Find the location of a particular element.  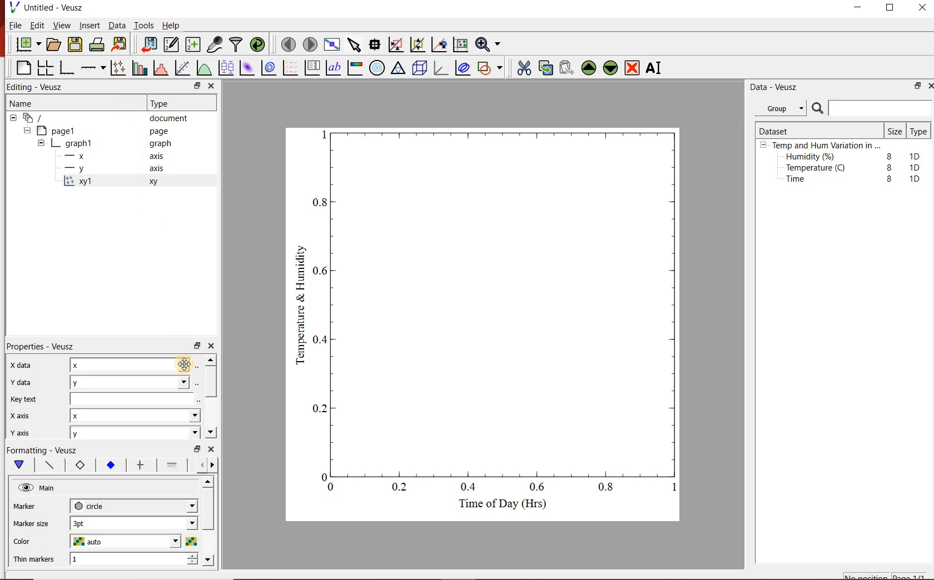

close is located at coordinates (212, 450).